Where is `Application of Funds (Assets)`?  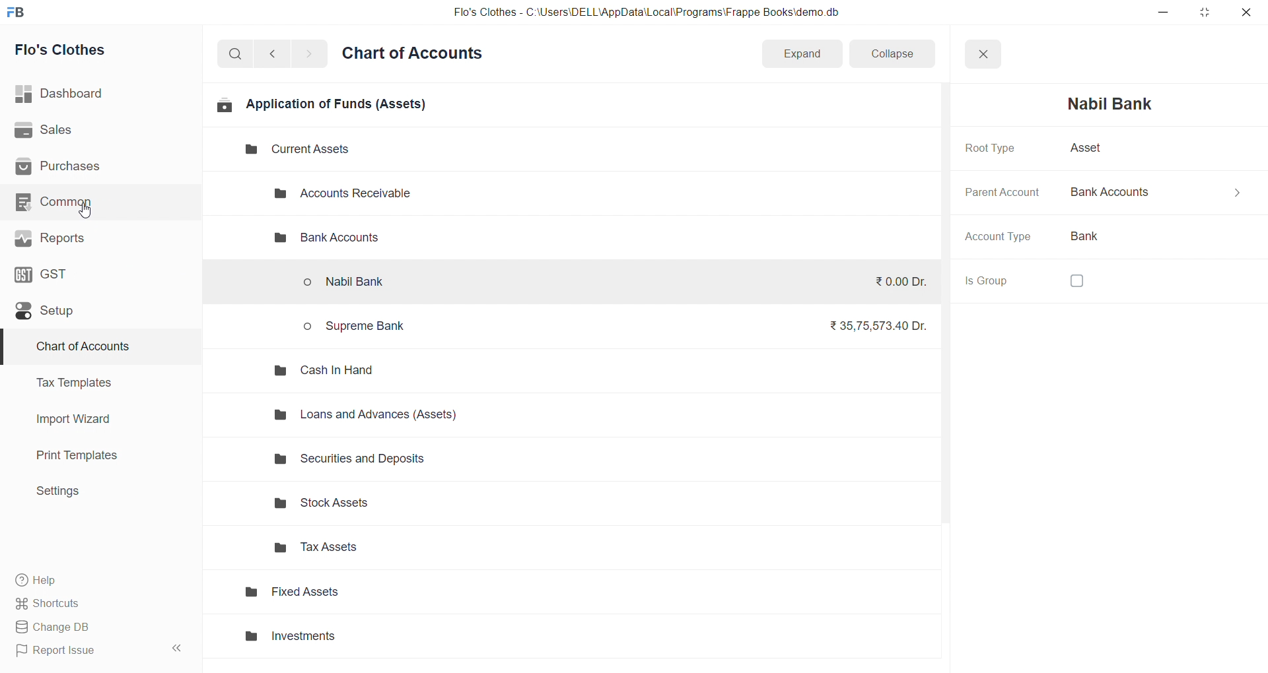
Application of Funds (Assets) is located at coordinates (322, 104).